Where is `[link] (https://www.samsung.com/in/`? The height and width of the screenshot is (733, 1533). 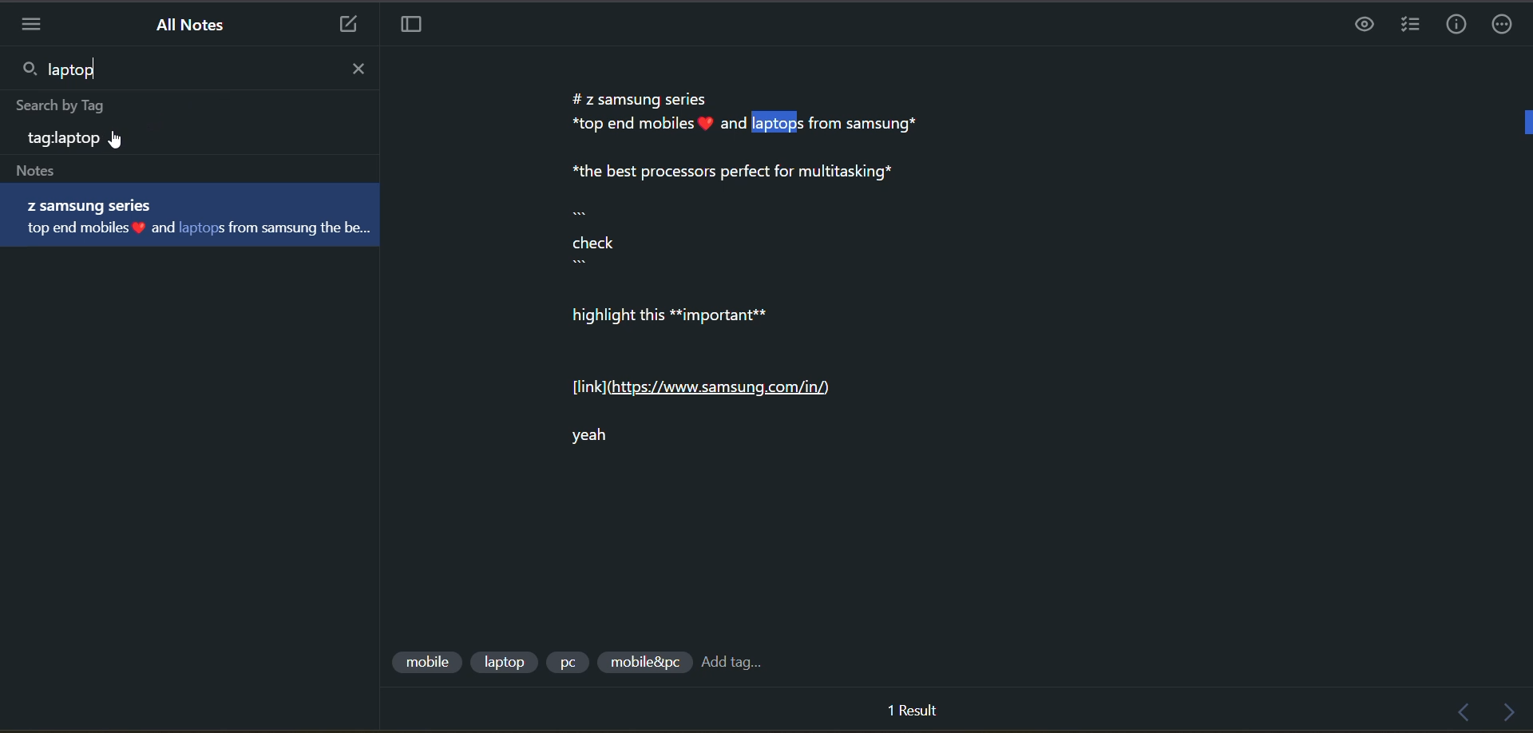
[link] (https://www.samsung.com/in/ is located at coordinates (710, 389).